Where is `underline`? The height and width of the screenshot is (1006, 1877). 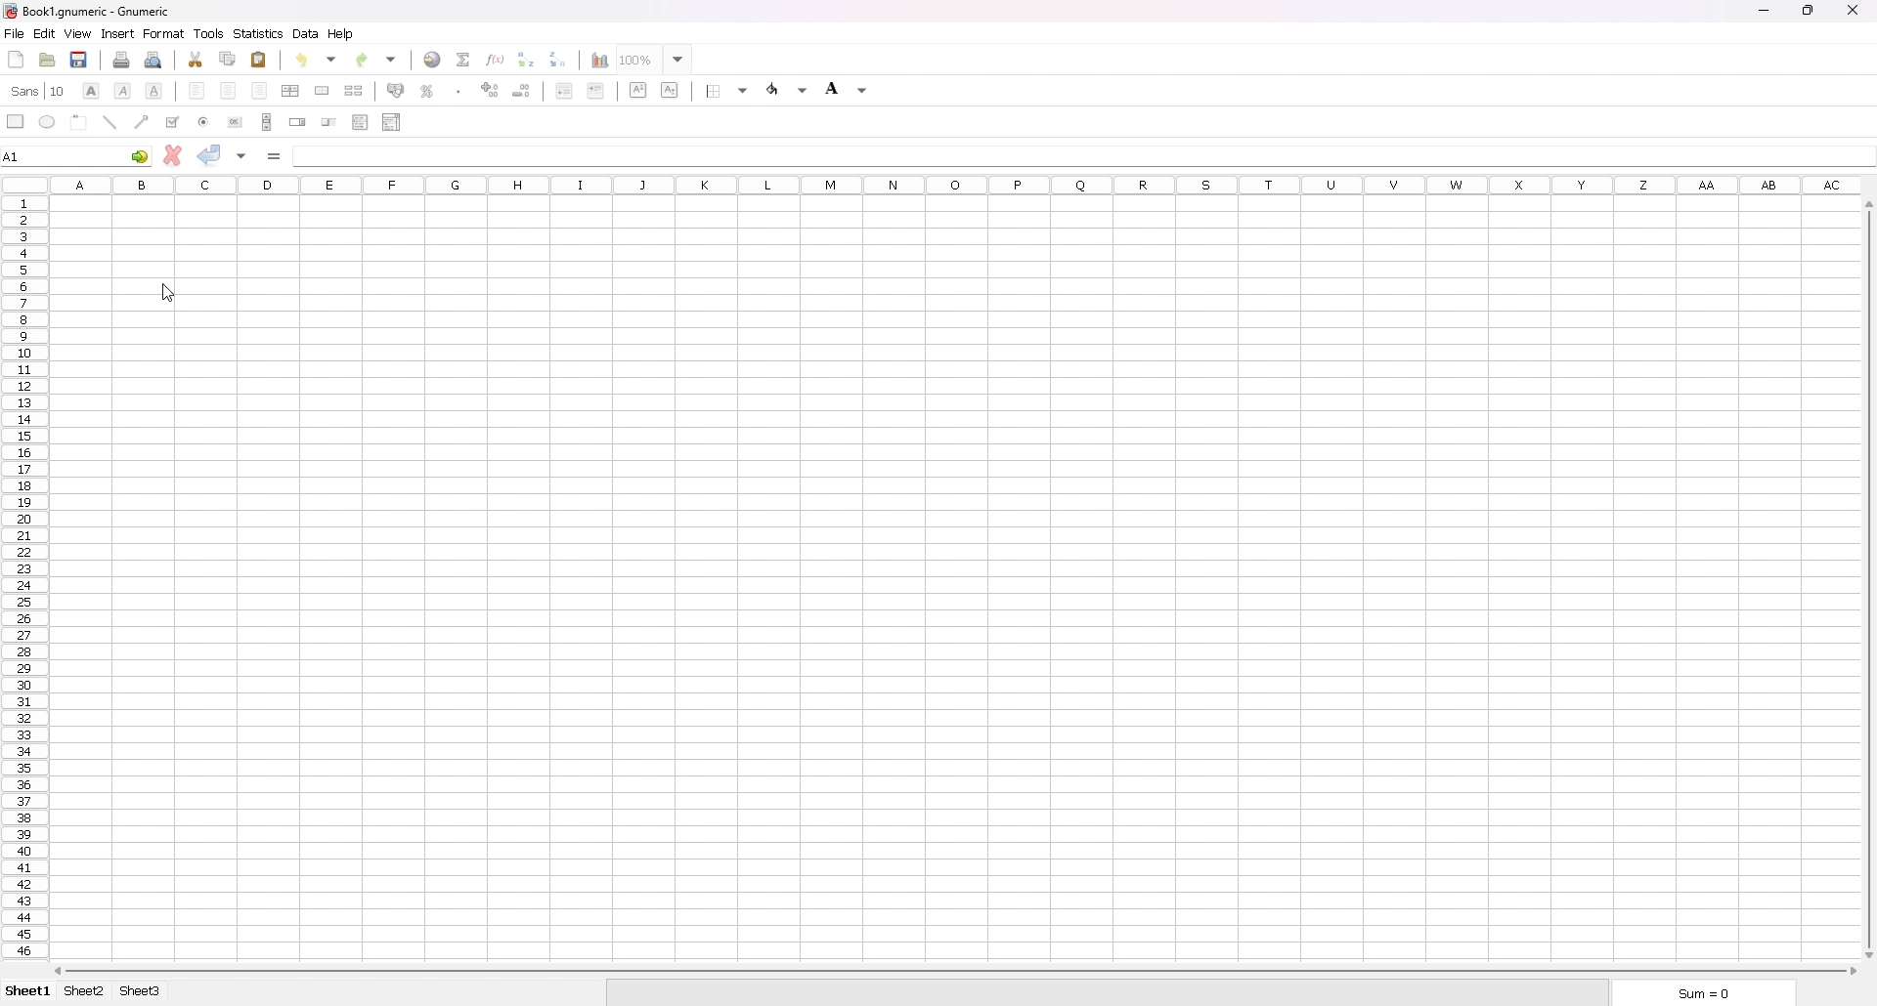
underline is located at coordinates (154, 90).